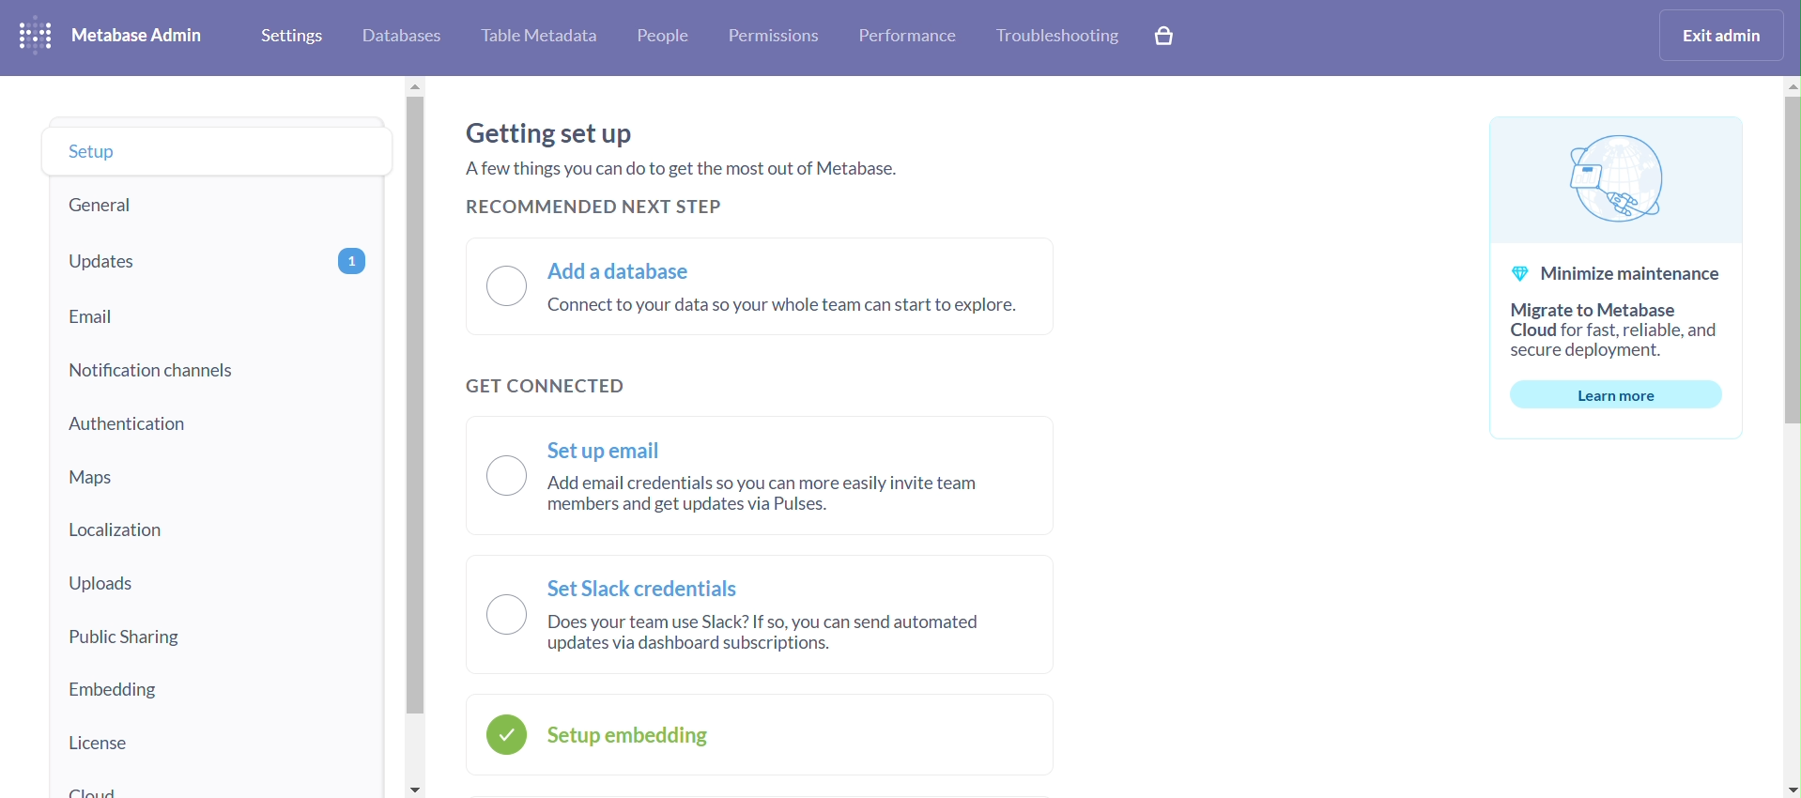 The width and height of the screenshot is (1801, 798). Describe the element at coordinates (218, 687) in the screenshot. I see `embedding` at that location.